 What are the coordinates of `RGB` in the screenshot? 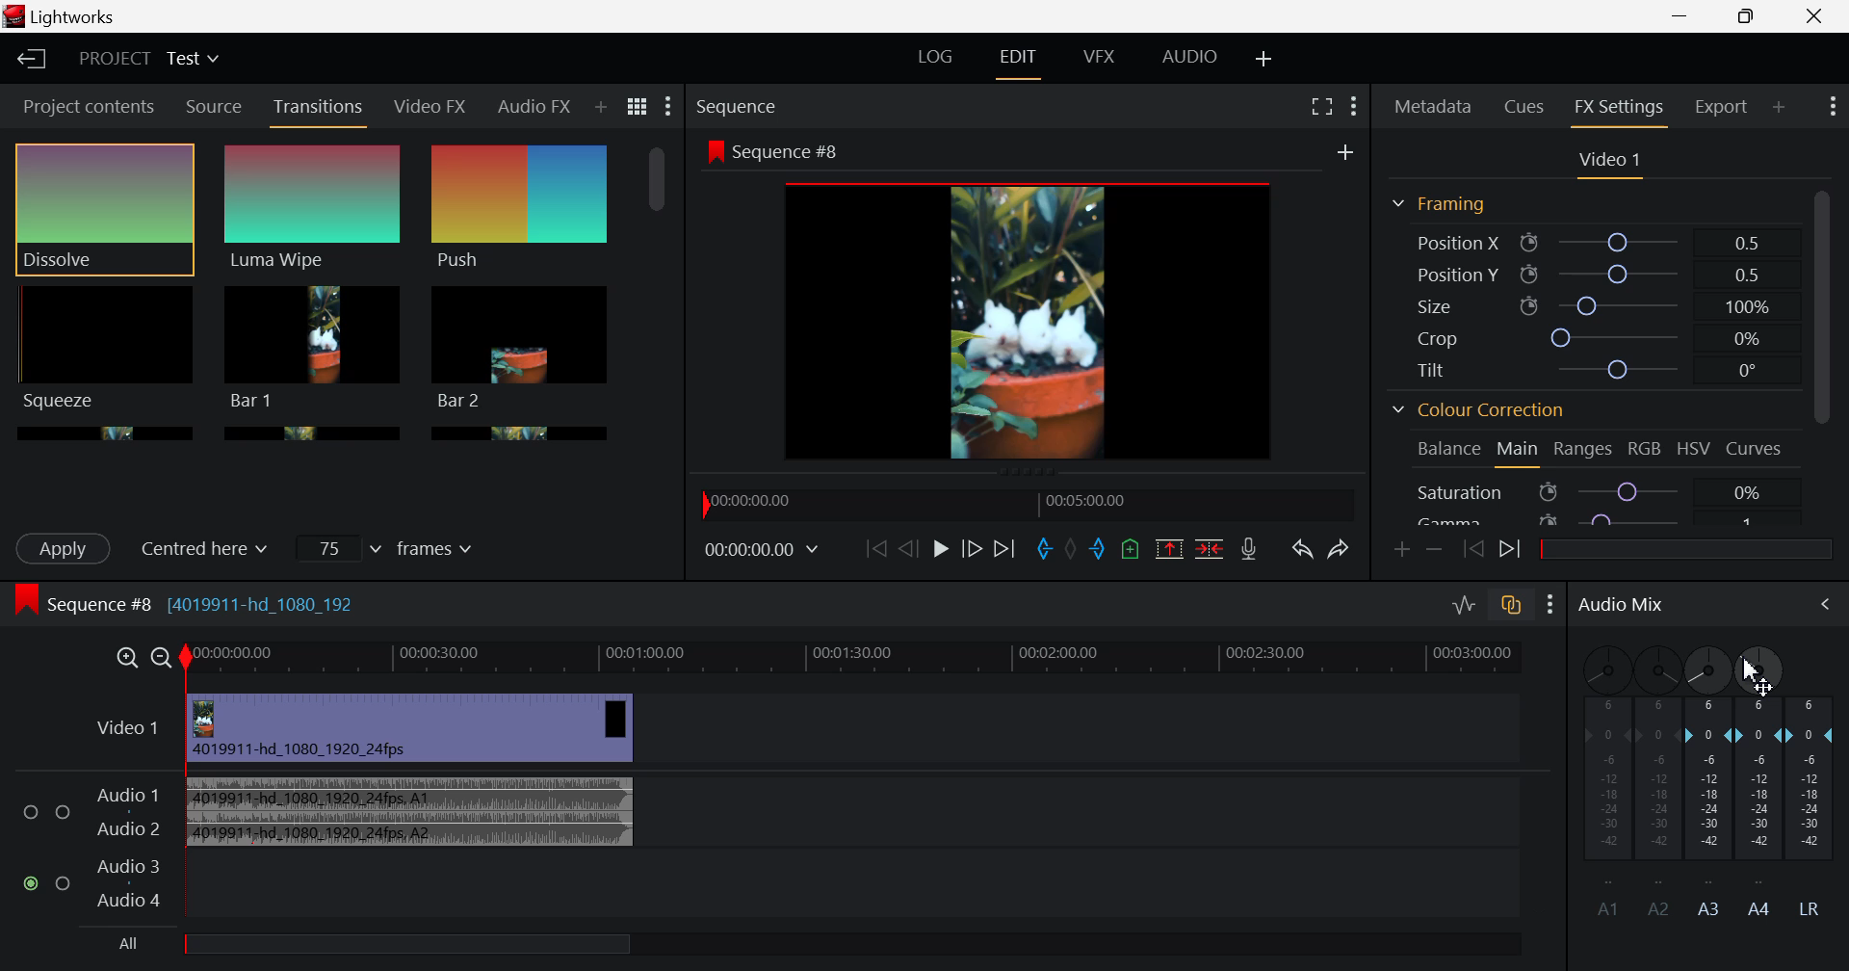 It's located at (1647, 449).